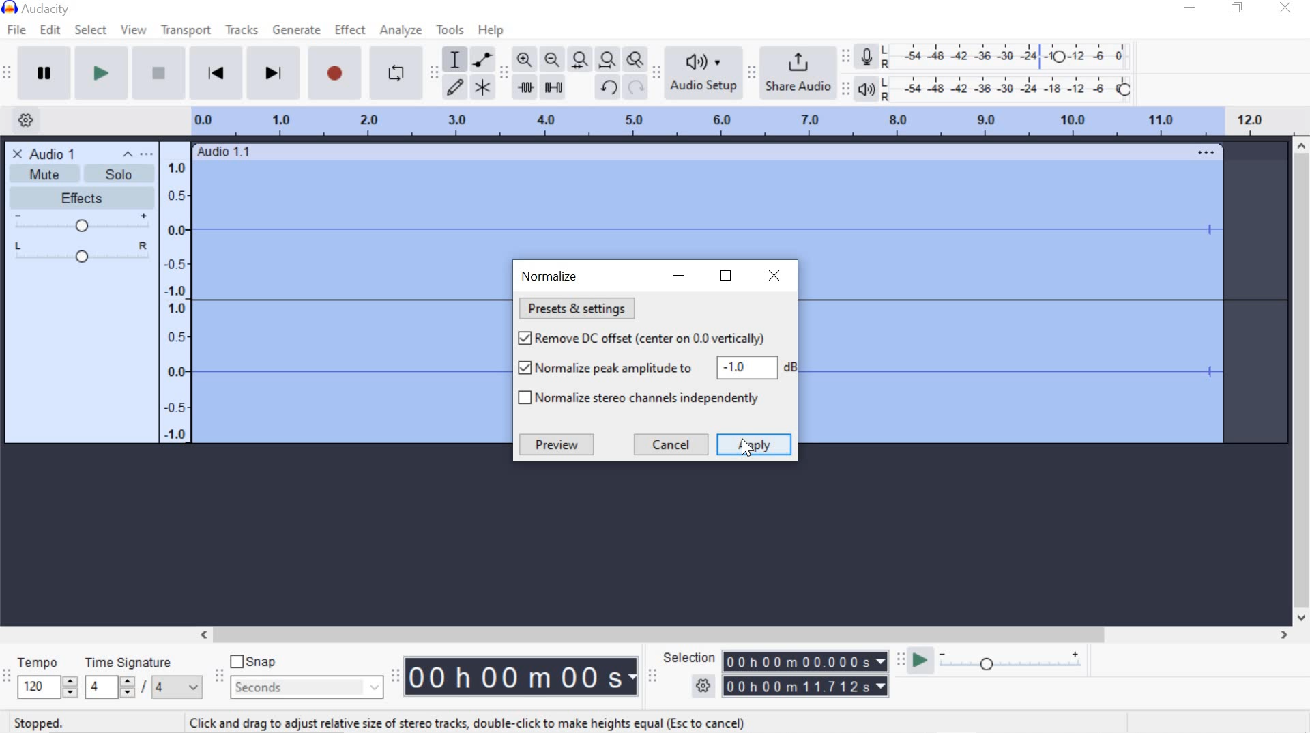 The image size is (1310, 733). I want to click on Selection Toolbar, so click(652, 675).